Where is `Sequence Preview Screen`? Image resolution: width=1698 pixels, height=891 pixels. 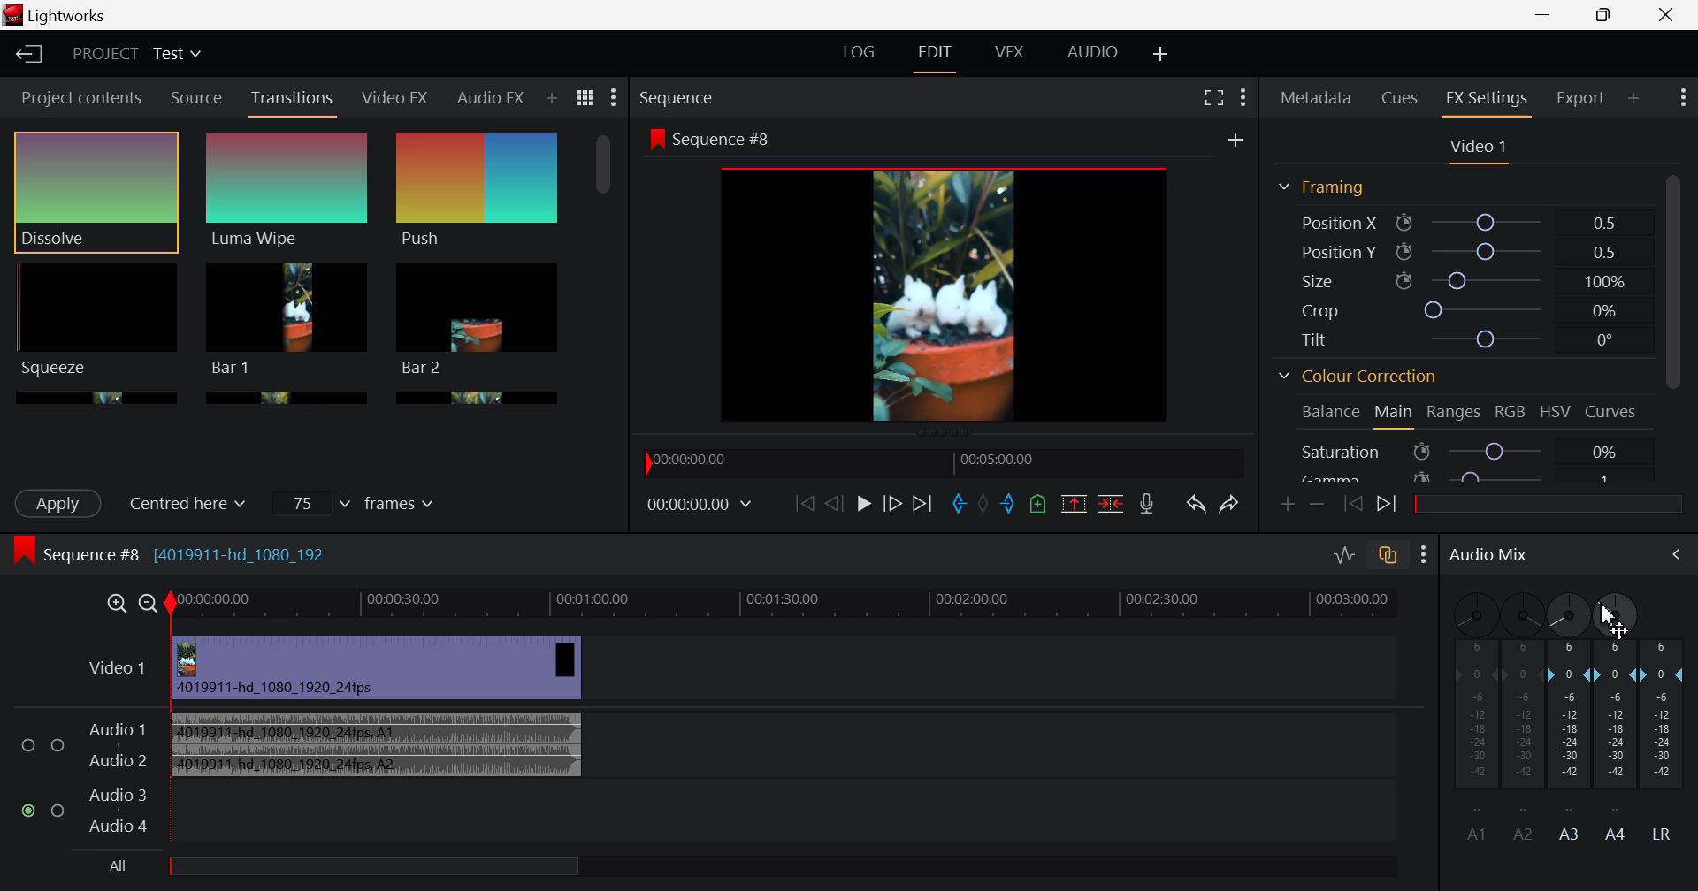
Sequence Preview Screen is located at coordinates (948, 278).